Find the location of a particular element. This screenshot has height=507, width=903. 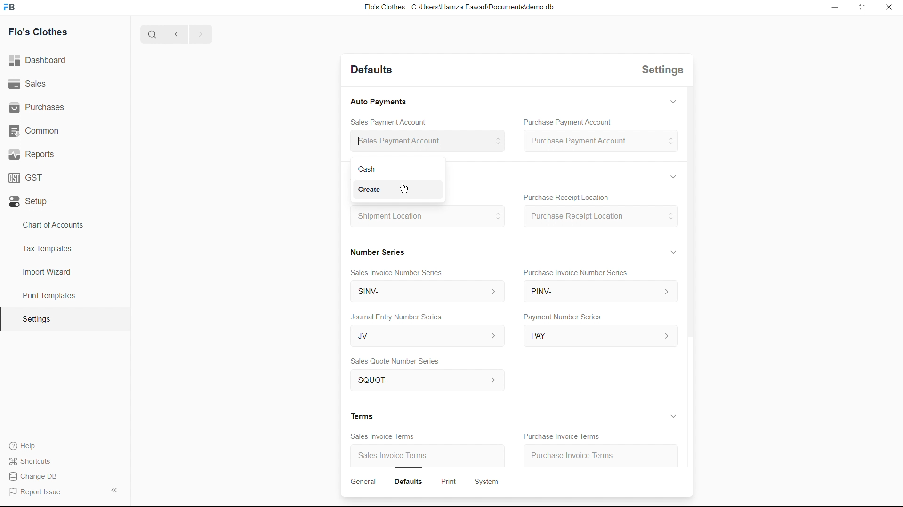

sales Payment Account is located at coordinates (424, 140).